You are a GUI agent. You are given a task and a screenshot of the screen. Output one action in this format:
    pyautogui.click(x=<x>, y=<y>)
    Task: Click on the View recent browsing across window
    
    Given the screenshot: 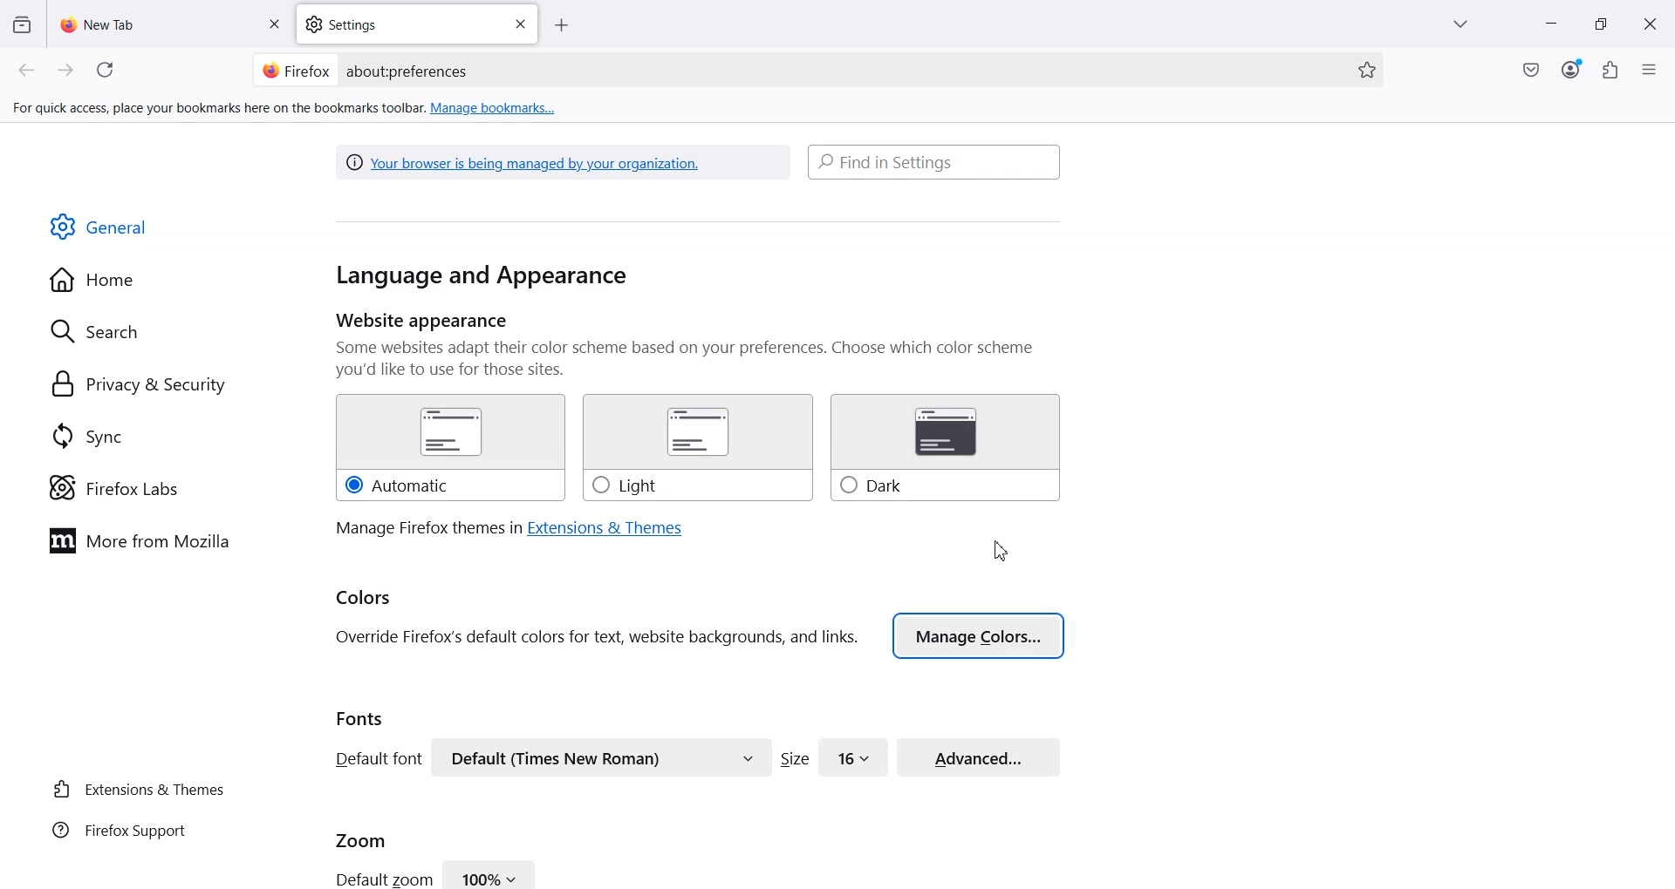 What is the action you would take?
    pyautogui.click(x=21, y=24)
    